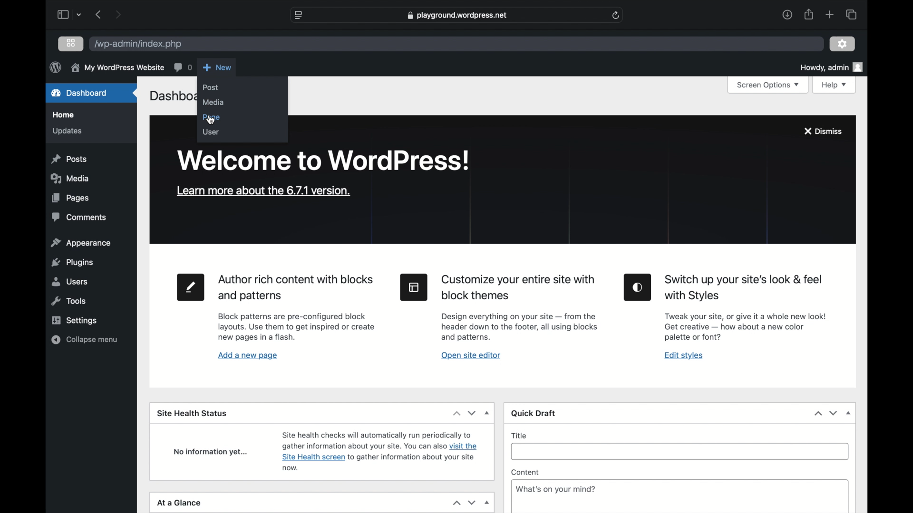 This screenshot has width=913, height=513. I want to click on tools, so click(69, 301).